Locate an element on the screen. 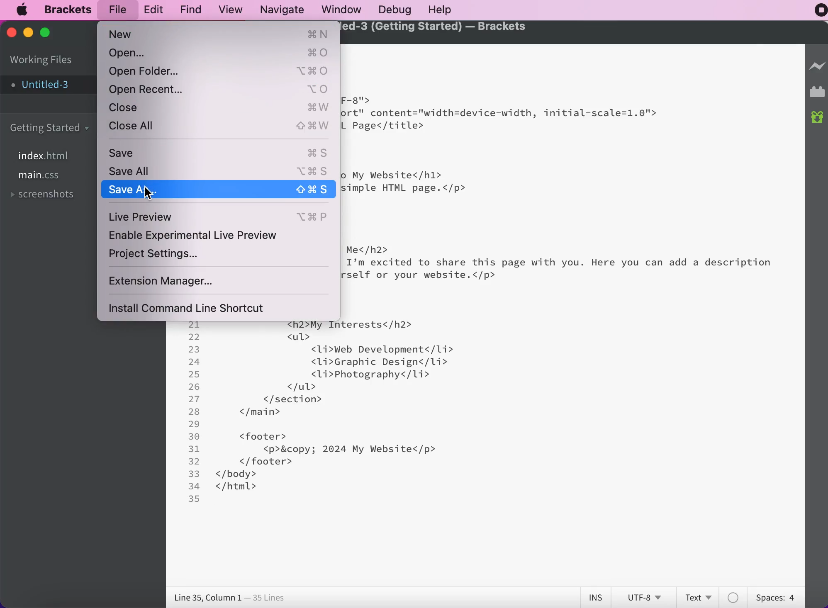 Image resolution: width=828 pixels, height=608 pixels. cursor is located at coordinates (148, 193).